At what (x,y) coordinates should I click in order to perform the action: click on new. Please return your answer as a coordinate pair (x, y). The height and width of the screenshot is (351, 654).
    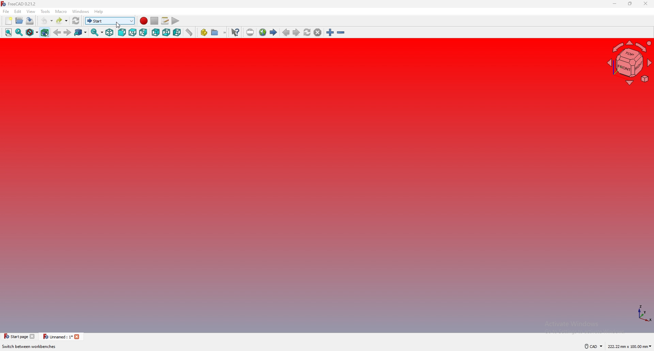
    Looking at the image, I should click on (9, 20).